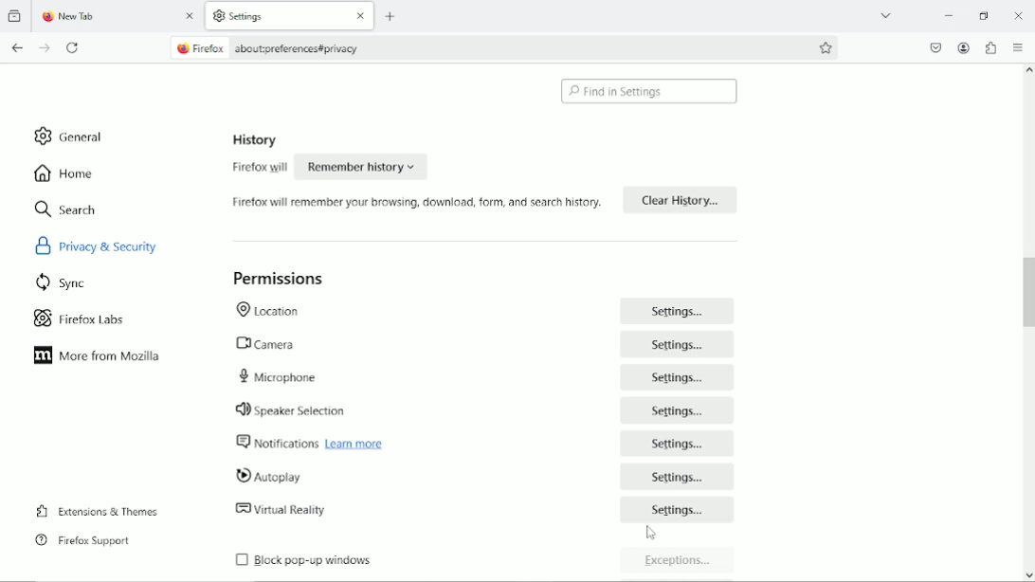 This screenshot has width=1035, height=582. What do you see at coordinates (181, 49) in the screenshot?
I see `firefox logo` at bounding box center [181, 49].